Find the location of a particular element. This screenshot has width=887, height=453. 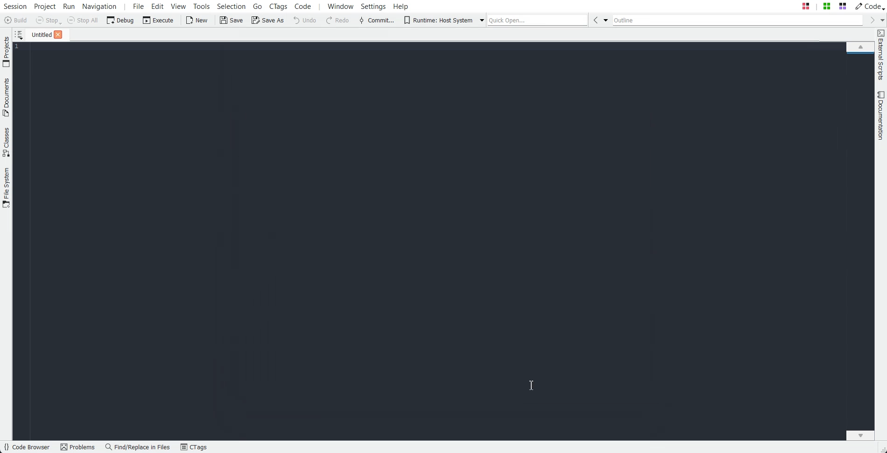

Close is located at coordinates (58, 35).